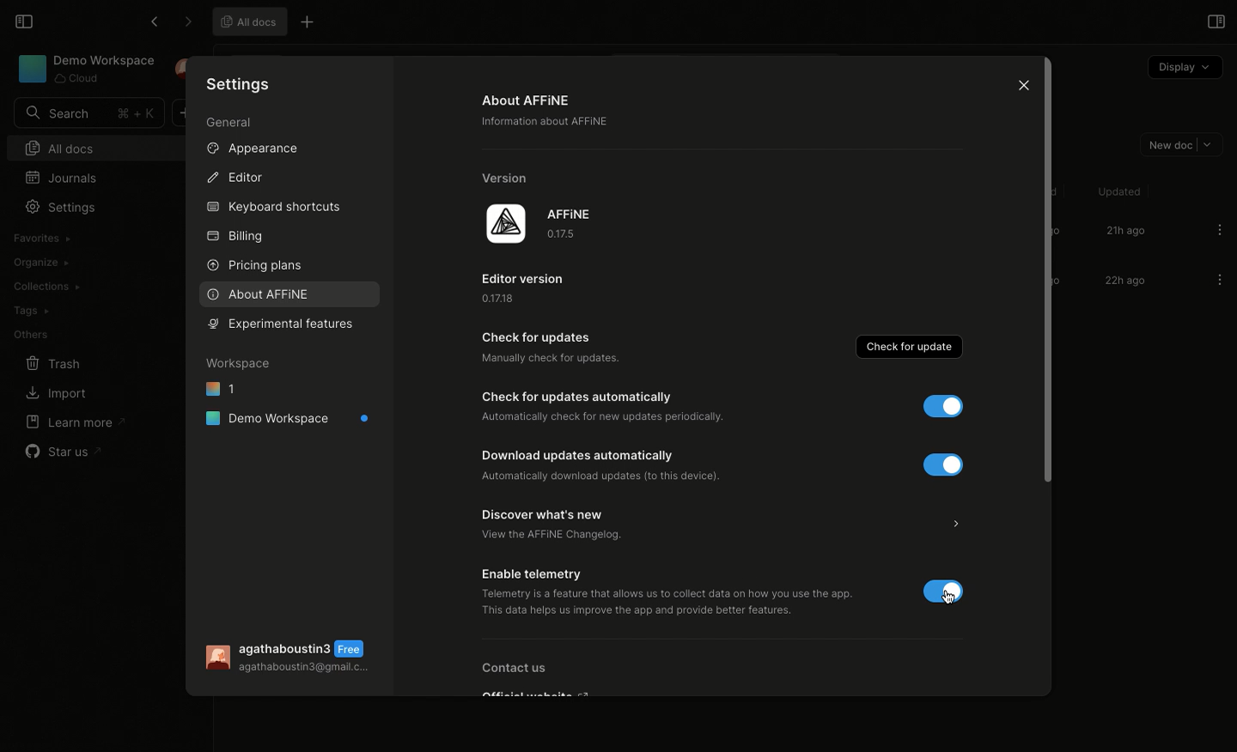 This screenshot has height=752, width=1237. I want to click on New doc, so click(1178, 143).